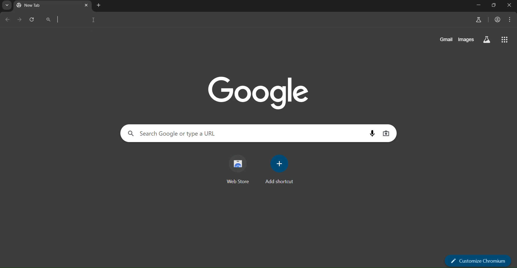 Image resolution: width=517 pixels, height=268 pixels. What do you see at coordinates (478, 261) in the screenshot?
I see `customize toolbar` at bounding box center [478, 261].